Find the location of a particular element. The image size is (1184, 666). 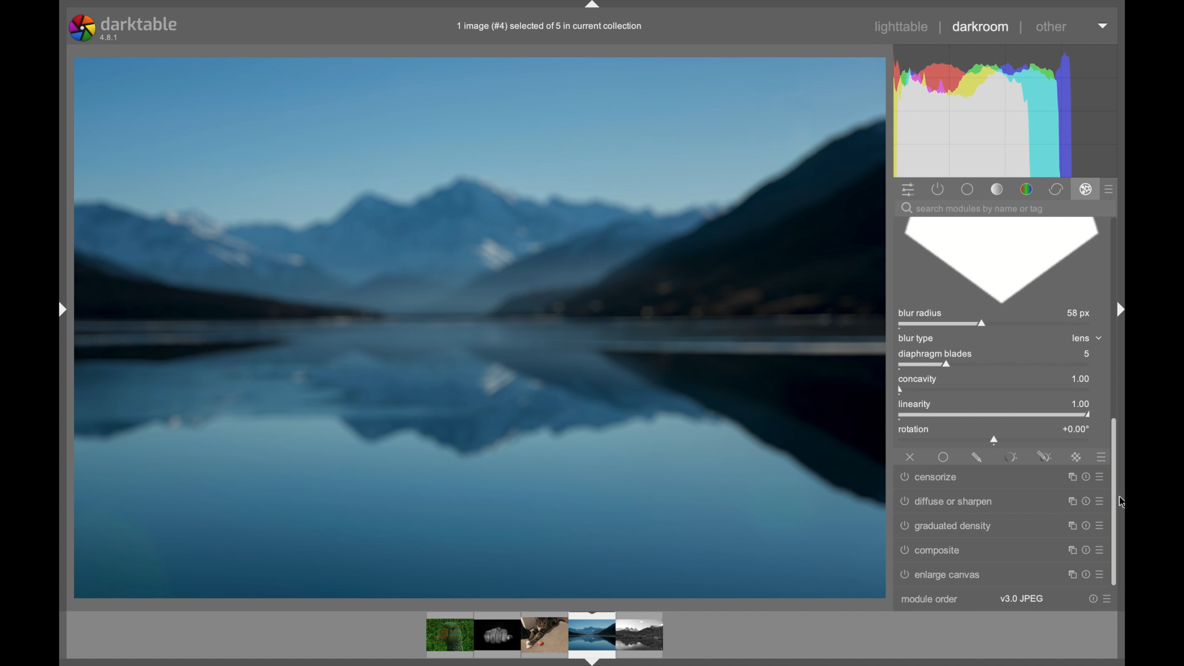

search module by name or tag is located at coordinates (972, 208).